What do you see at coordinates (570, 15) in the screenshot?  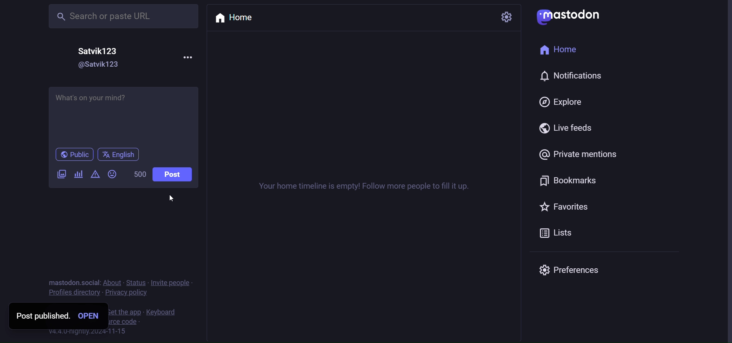 I see `mastodon` at bounding box center [570, 15].